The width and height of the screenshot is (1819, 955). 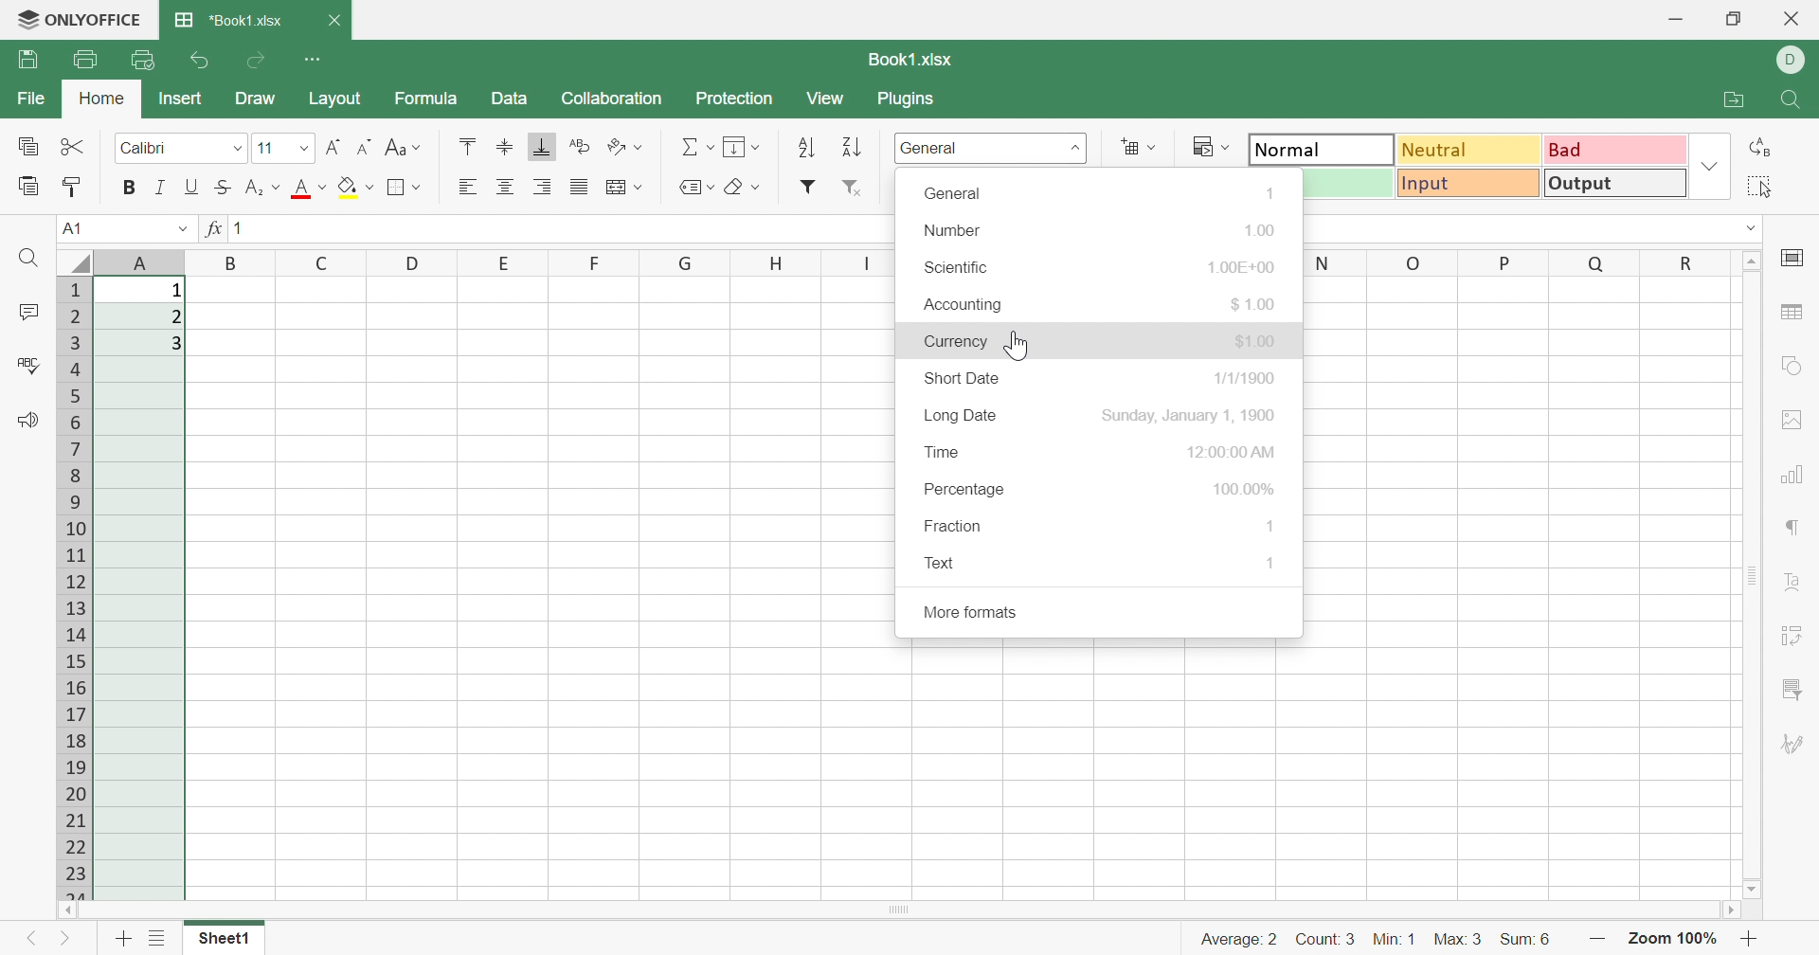 I want to click on Previous, so click(x=25, y=942).